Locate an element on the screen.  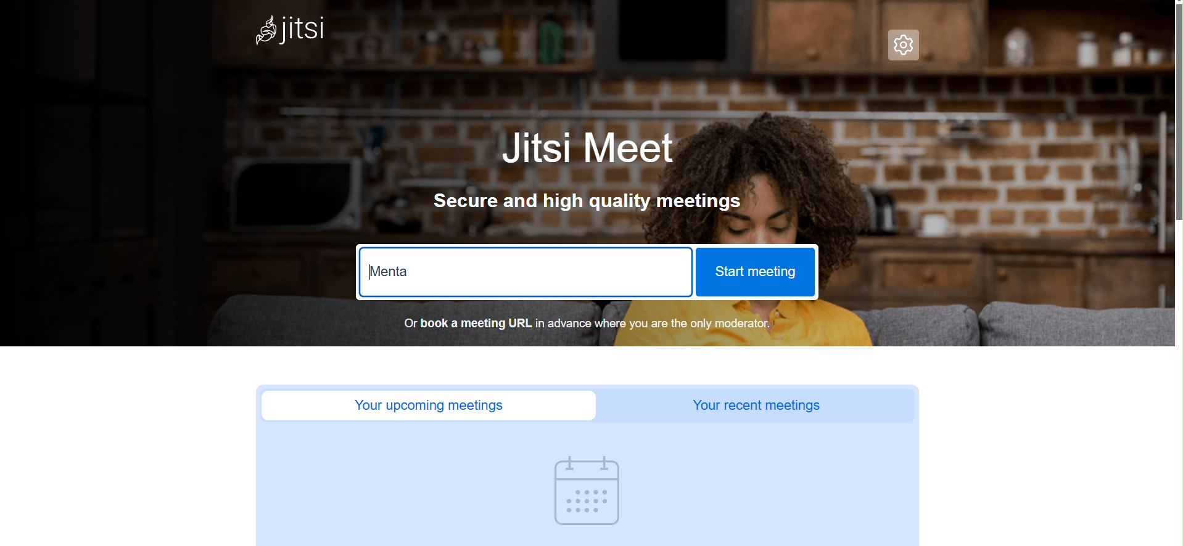
Background image is located at coordinates (606, 26).